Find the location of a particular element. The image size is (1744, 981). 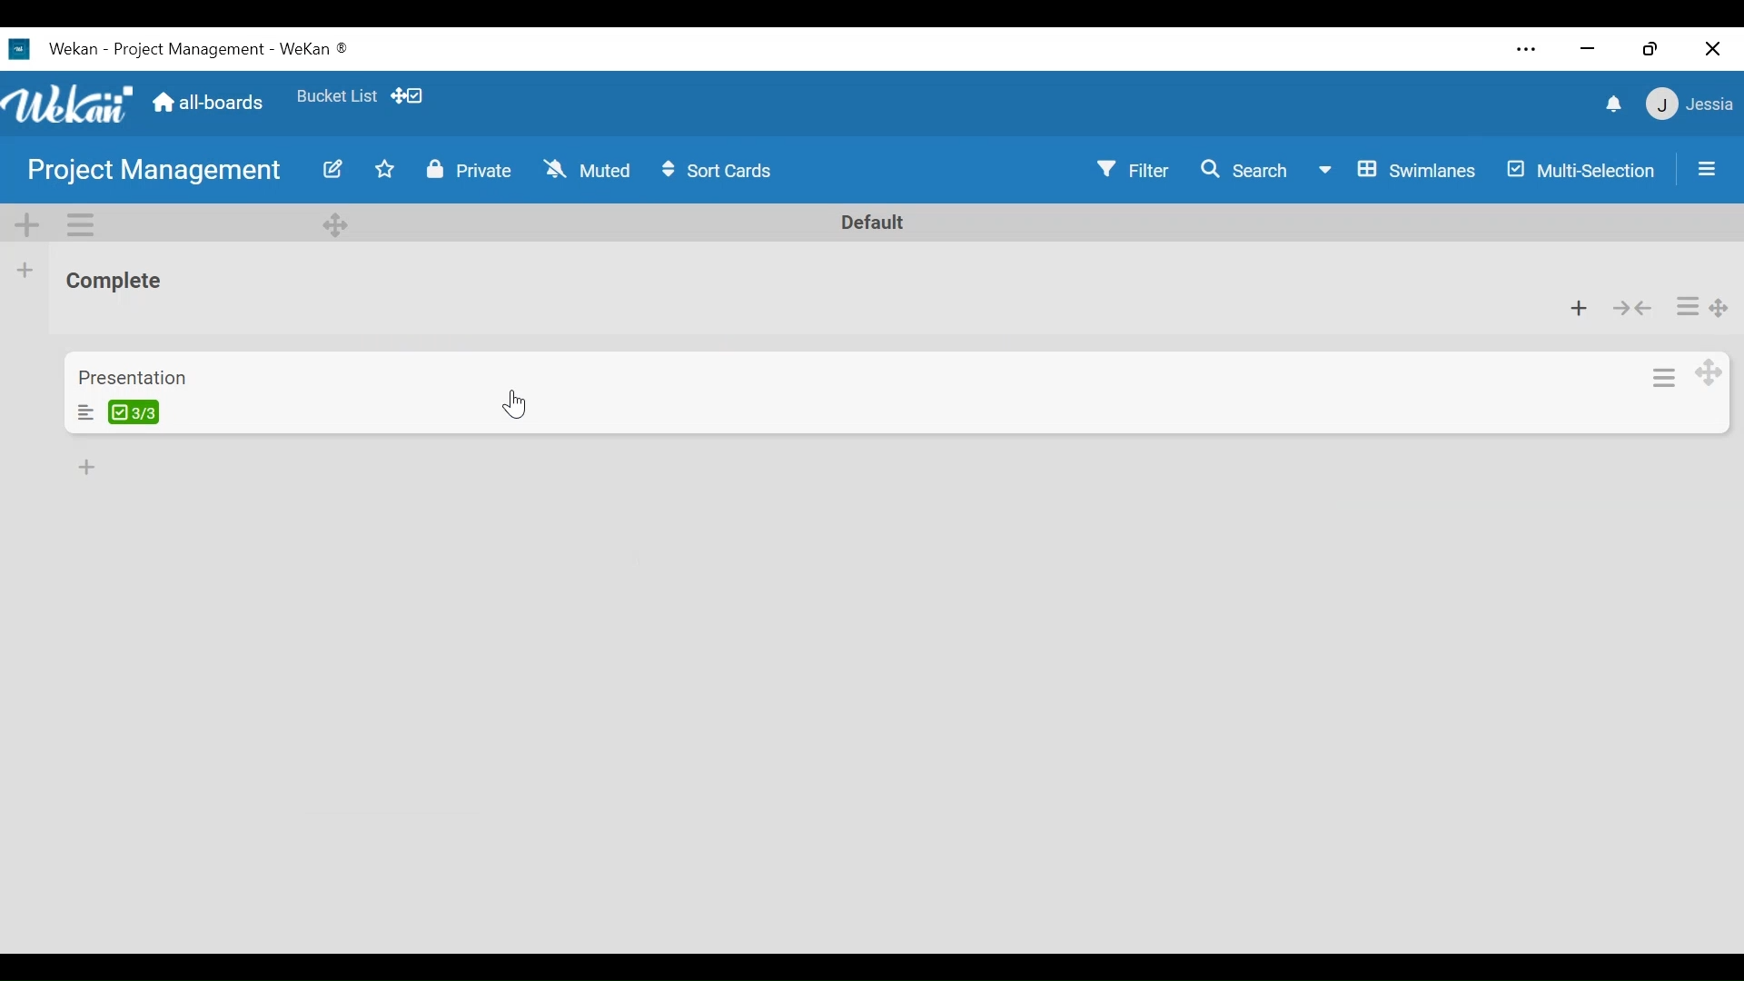

User Member is located at coordinates (1690, 103).